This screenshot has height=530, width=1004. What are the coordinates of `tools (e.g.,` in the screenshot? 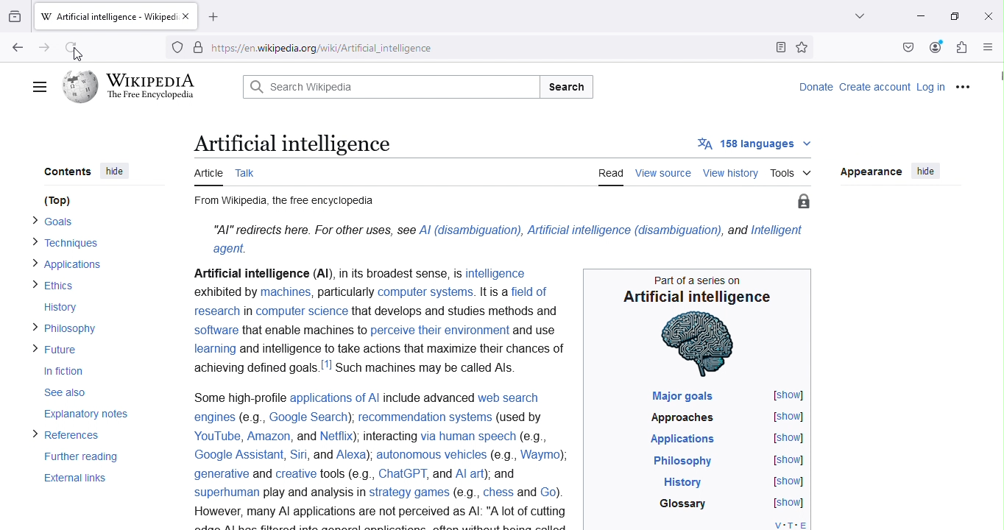 It's located at (346, 475).